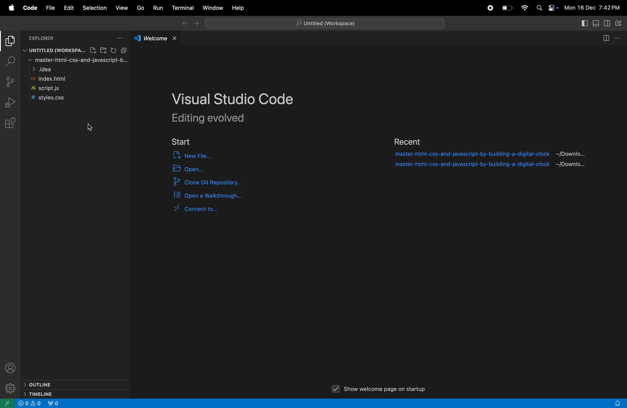  I want to click on vs code, so click(234, 99).